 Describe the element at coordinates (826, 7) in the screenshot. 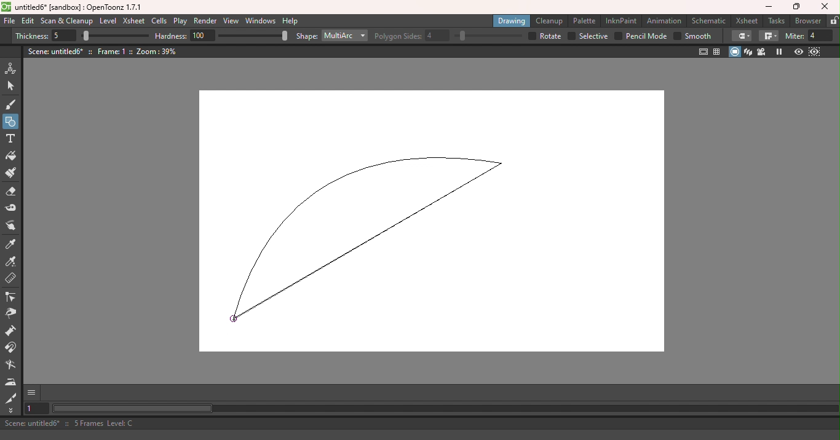

I see `Close` at that location.